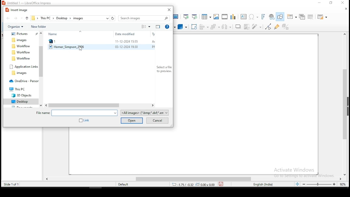  What do you see at coordinates (193, 184) in the screenshot?
I see `-1.75/0.32 0.00x0.00` at bounding box center [193, 184].